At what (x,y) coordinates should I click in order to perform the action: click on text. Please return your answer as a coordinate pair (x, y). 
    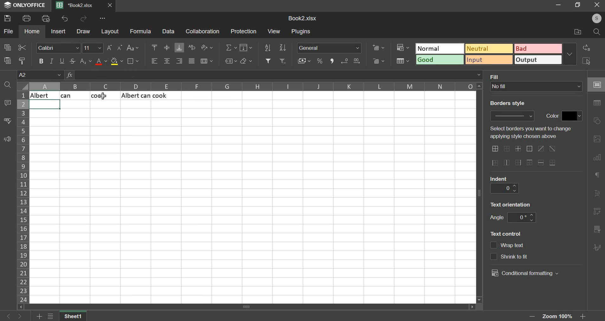
    Looking at the image, I should click on (515, 258).